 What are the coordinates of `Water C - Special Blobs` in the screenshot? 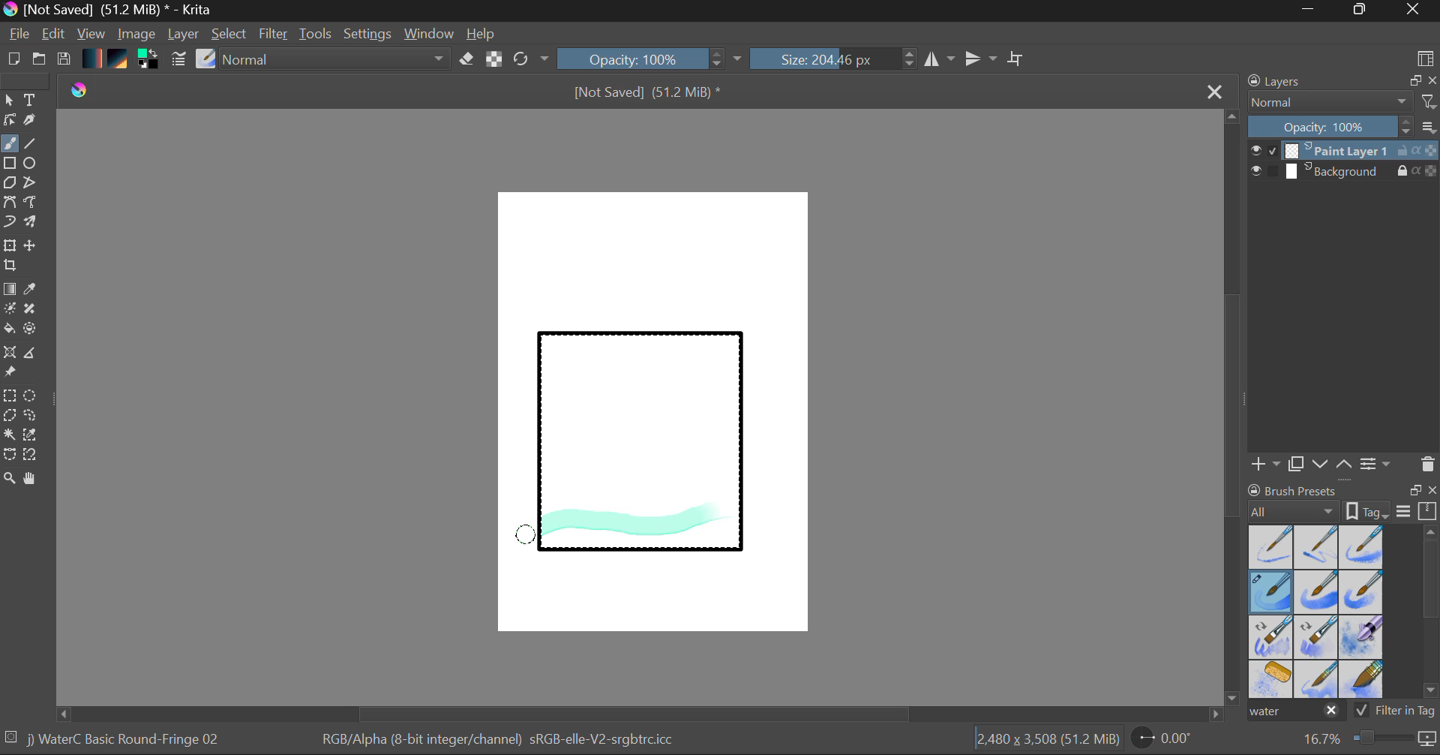 It's located at (1362, 639).